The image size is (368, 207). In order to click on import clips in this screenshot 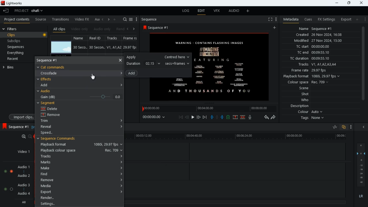, I will do `click(20, 117)`.